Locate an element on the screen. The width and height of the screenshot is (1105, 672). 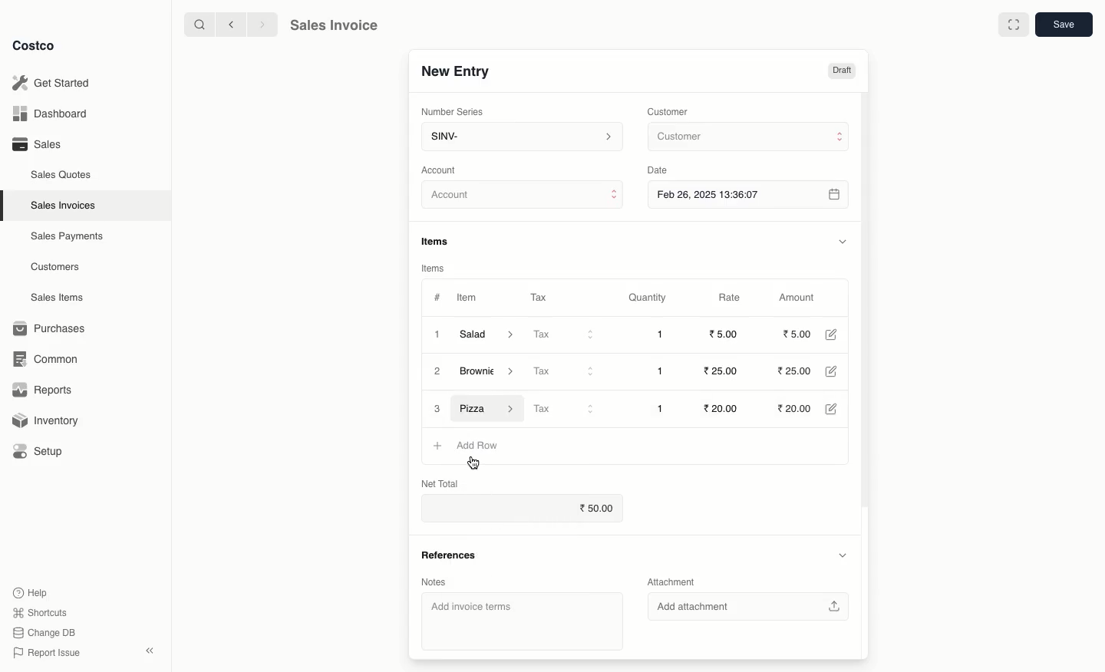
1 is located at coordinates (660, 334).